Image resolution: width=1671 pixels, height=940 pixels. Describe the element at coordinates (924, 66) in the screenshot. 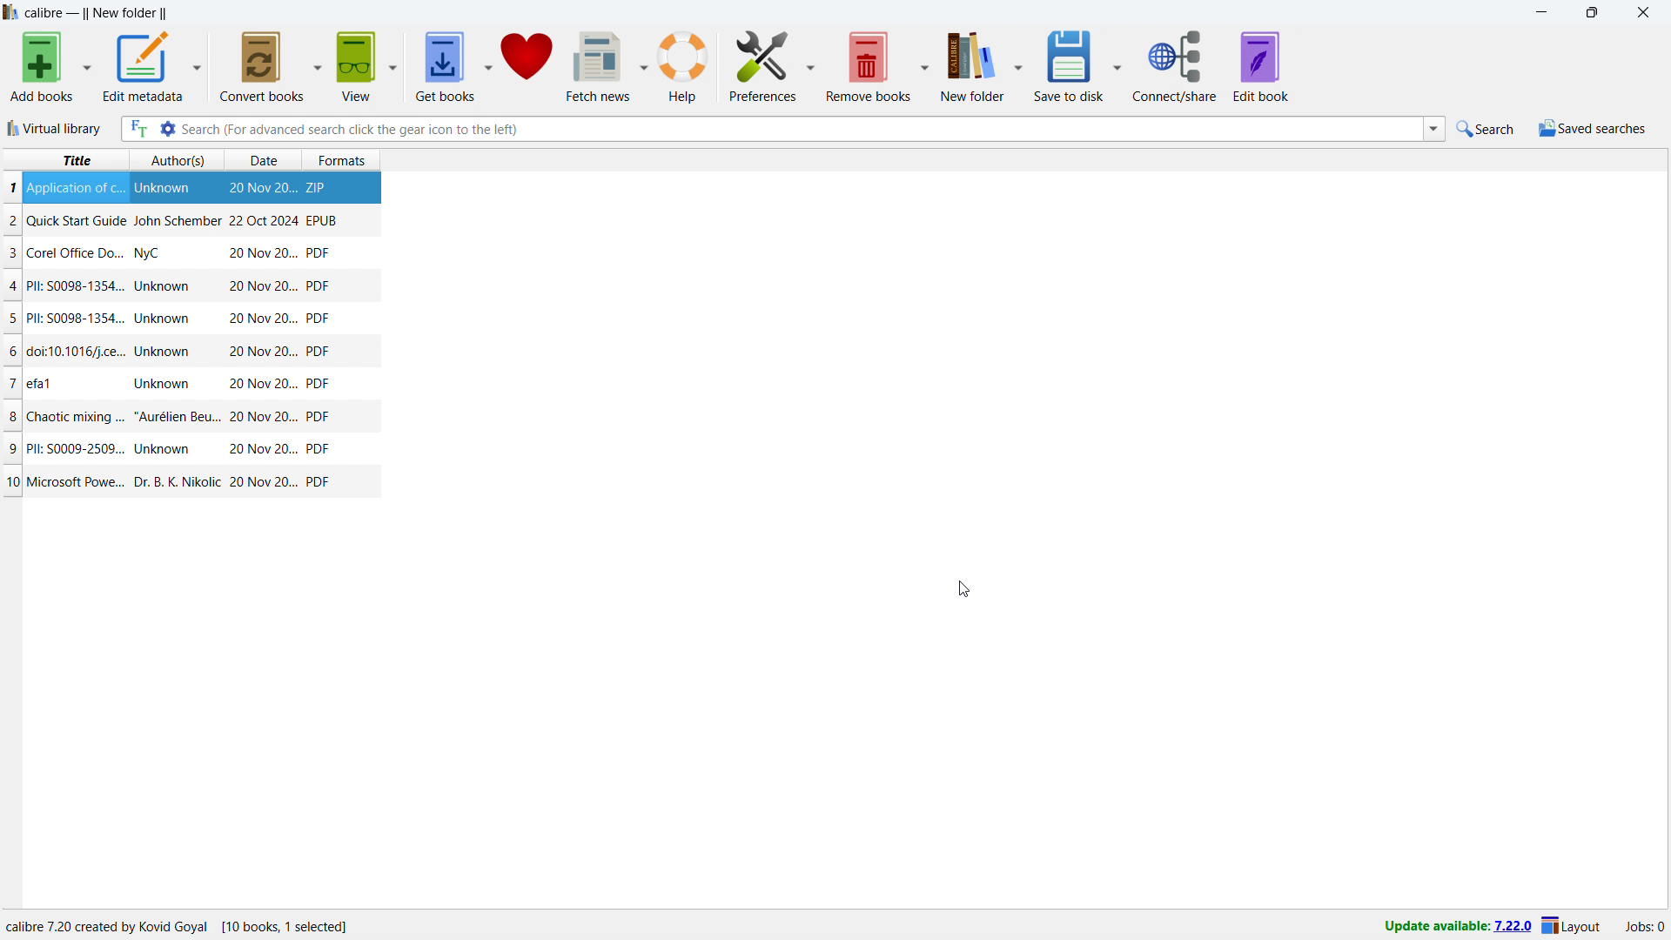

I see `remove books options` at that location.